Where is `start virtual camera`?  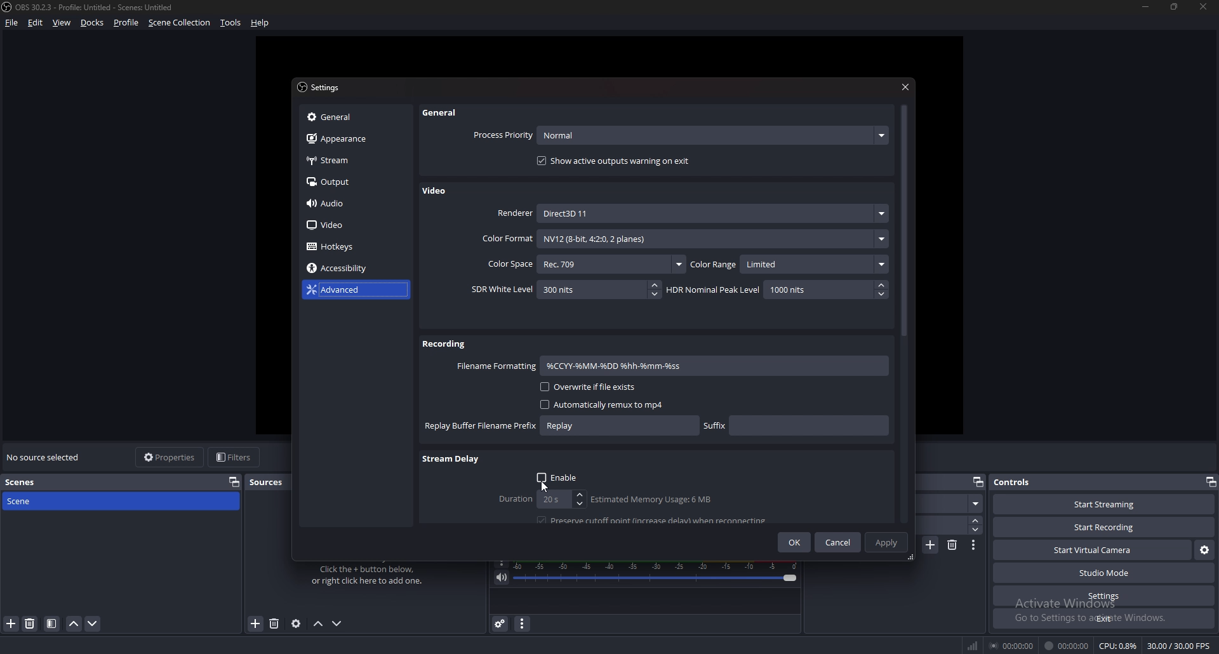 start virtual camera is located at coordinates (1093, 551).